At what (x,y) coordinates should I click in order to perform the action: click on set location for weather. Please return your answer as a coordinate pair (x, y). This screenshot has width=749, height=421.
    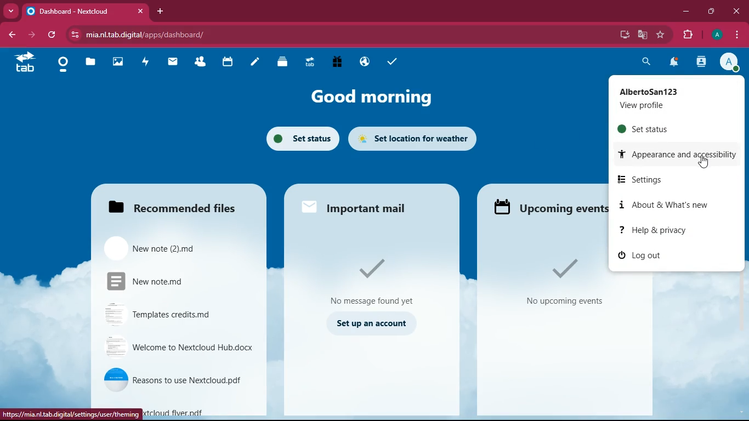
    Looking at the image, I should click on (416, 137).